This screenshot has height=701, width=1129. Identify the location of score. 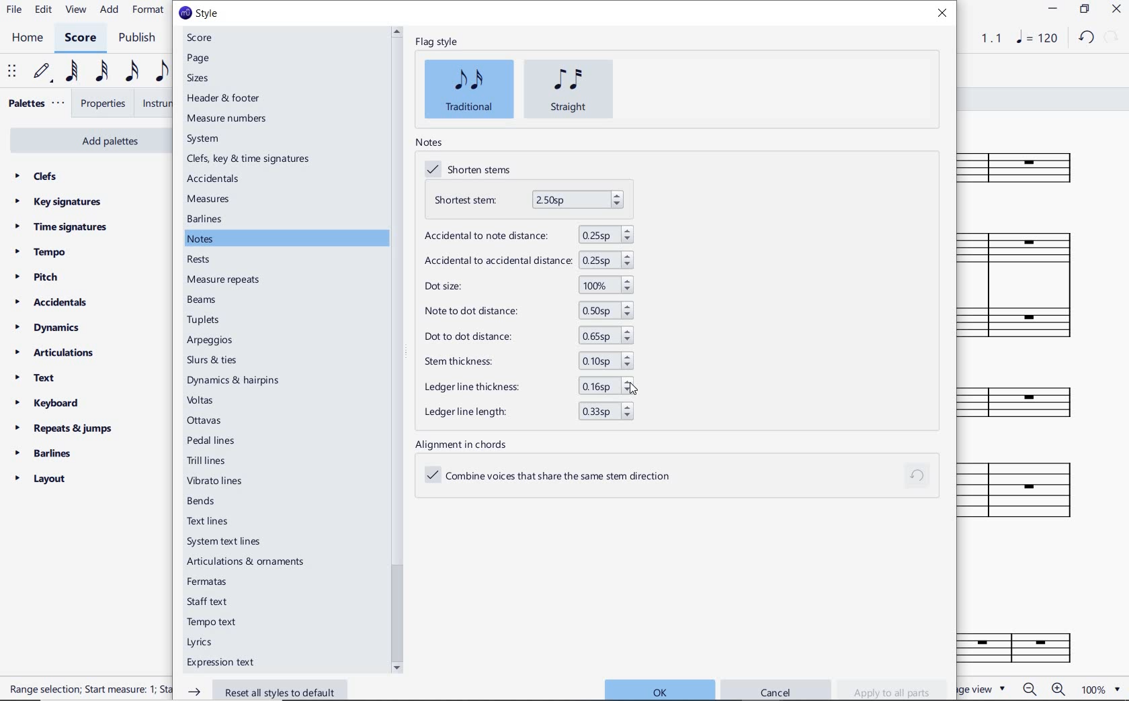
(200, 38).